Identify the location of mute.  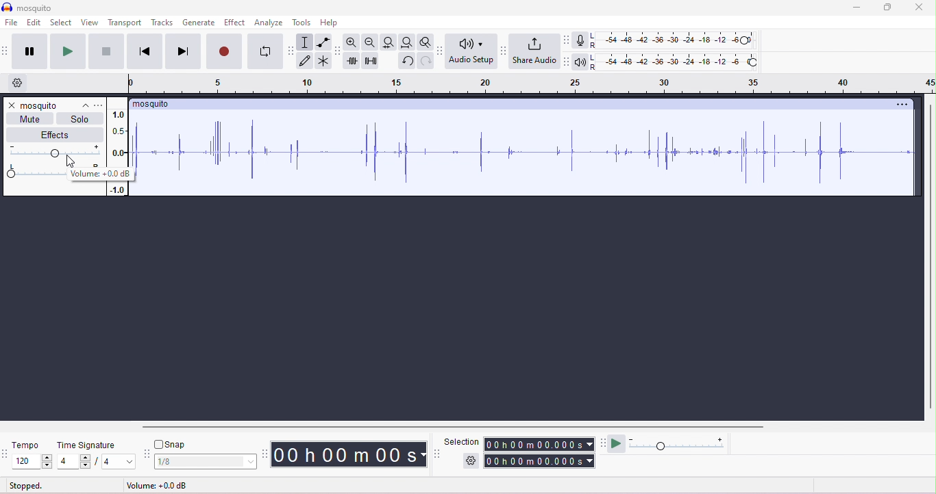
(31, 118).